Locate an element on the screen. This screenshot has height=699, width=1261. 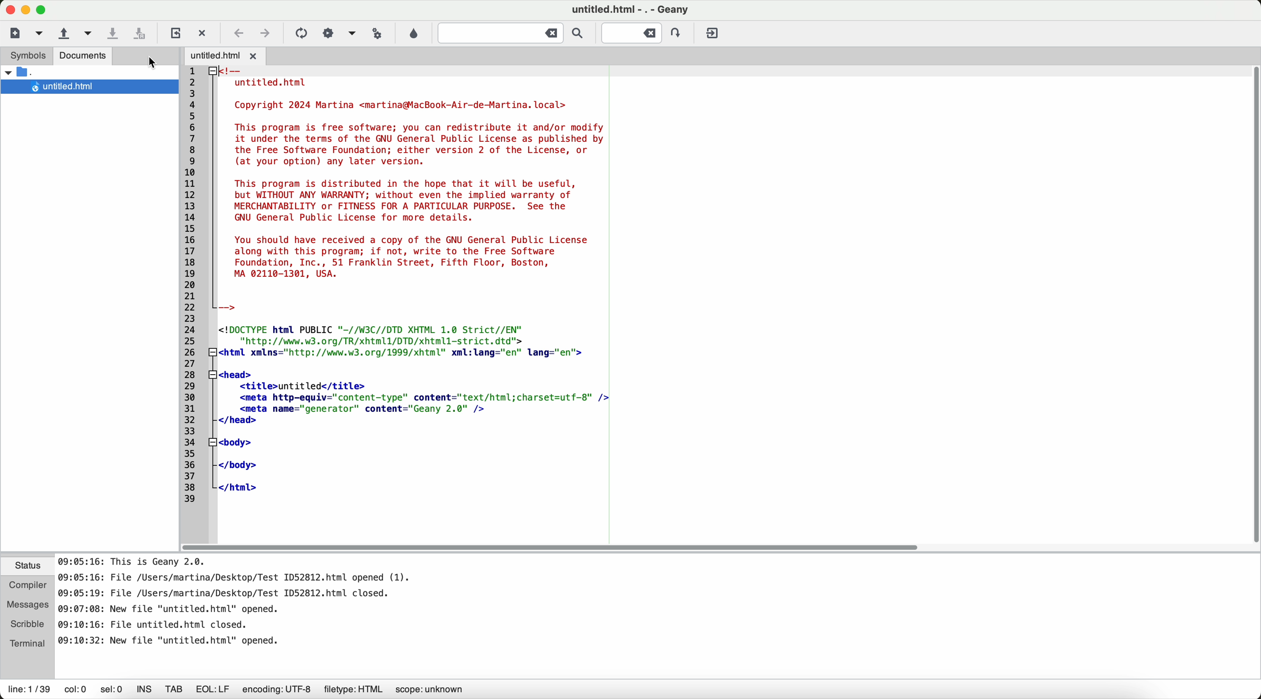
save all open files is located at coordinates (140, 35).